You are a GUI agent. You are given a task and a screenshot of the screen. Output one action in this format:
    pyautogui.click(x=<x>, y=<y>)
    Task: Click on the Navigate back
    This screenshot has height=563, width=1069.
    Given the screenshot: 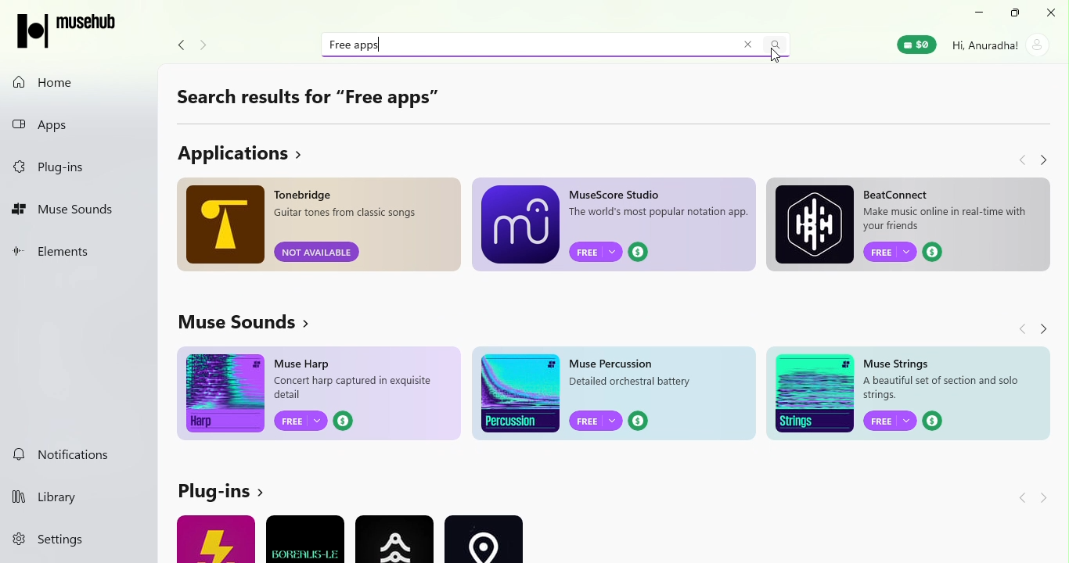 What is the action you would take?
    pyautogui.click(x=178, y=45)
    